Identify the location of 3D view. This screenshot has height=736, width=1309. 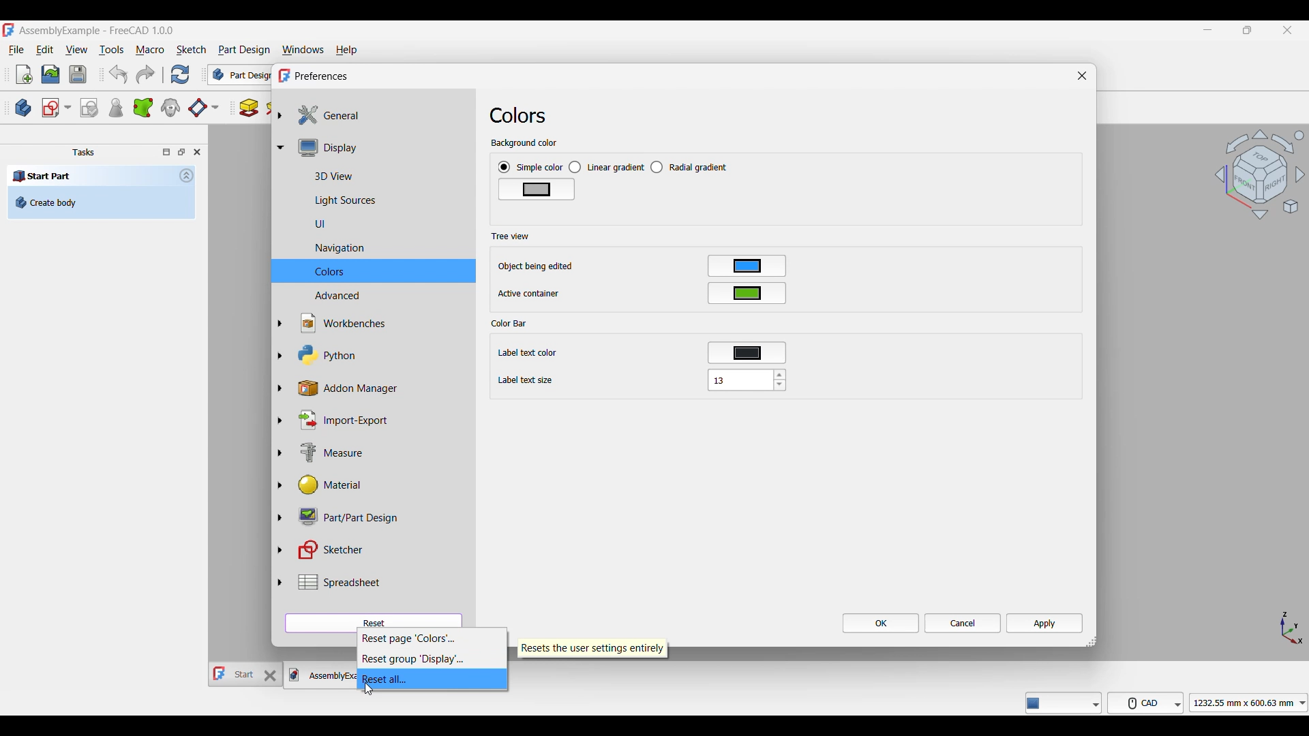
(318, 176).